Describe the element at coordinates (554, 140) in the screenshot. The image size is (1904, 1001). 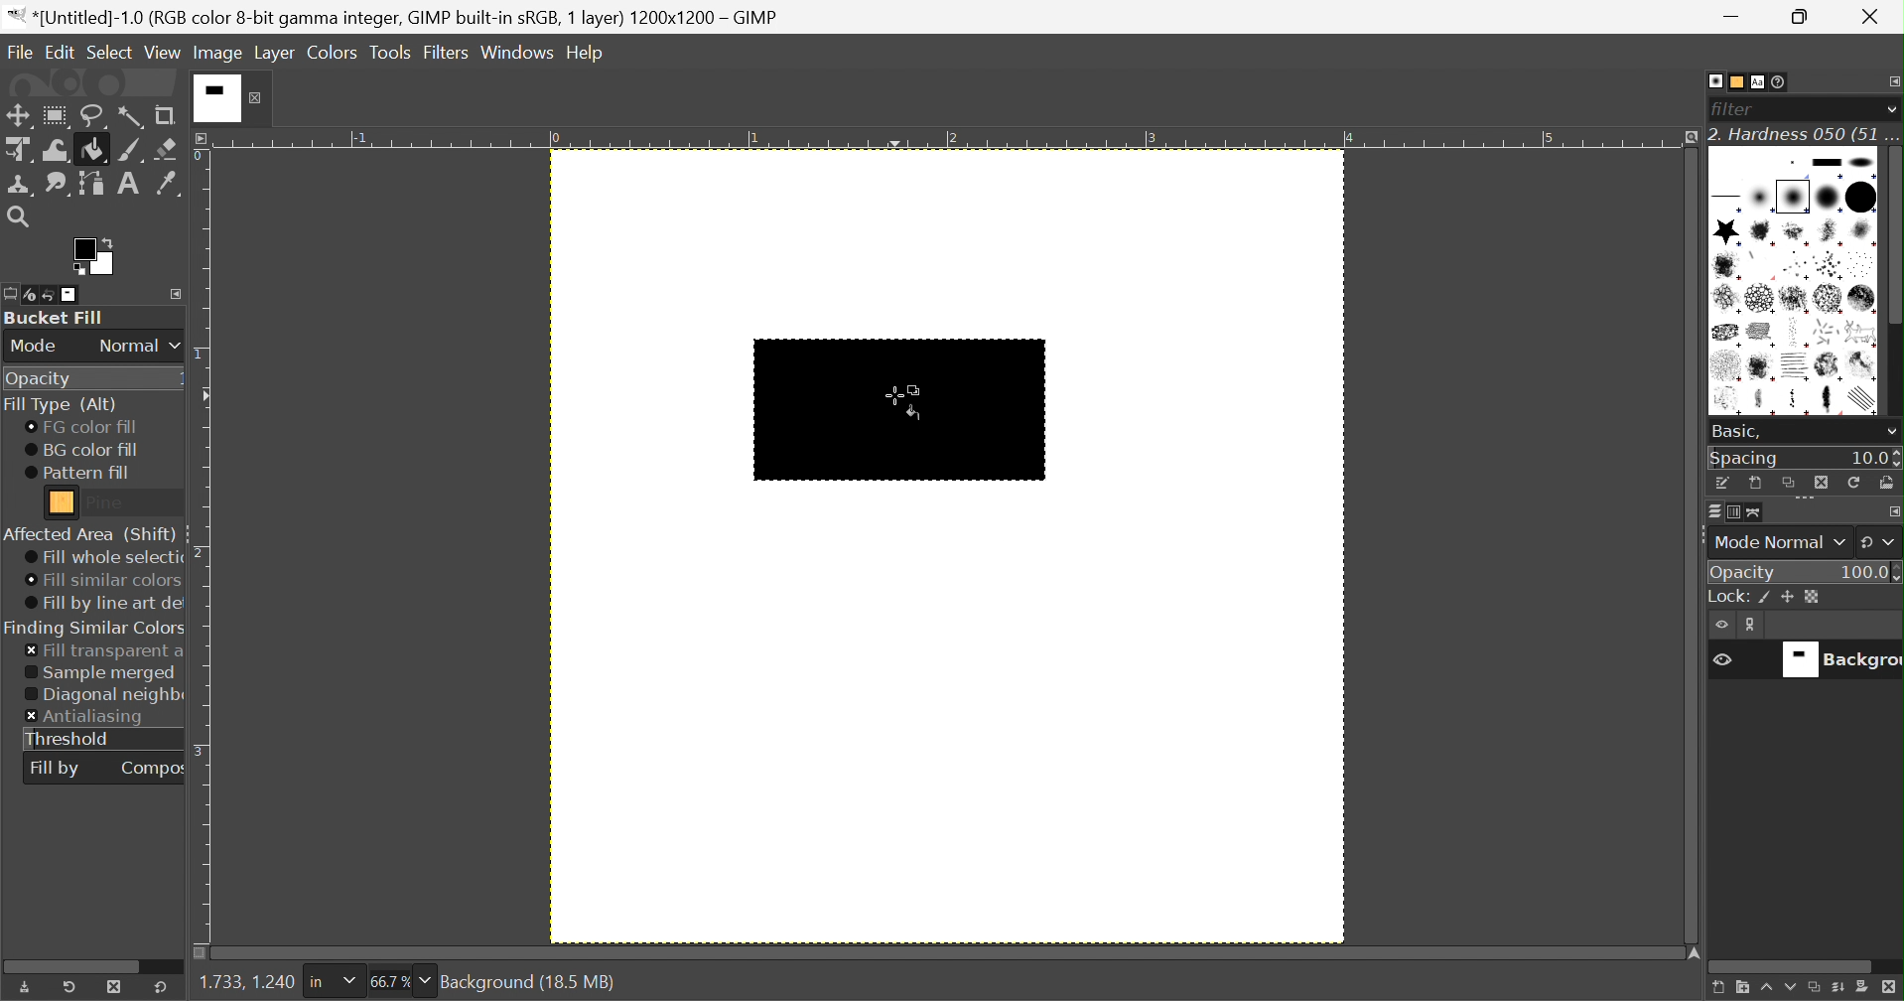
I see `0` at that location.